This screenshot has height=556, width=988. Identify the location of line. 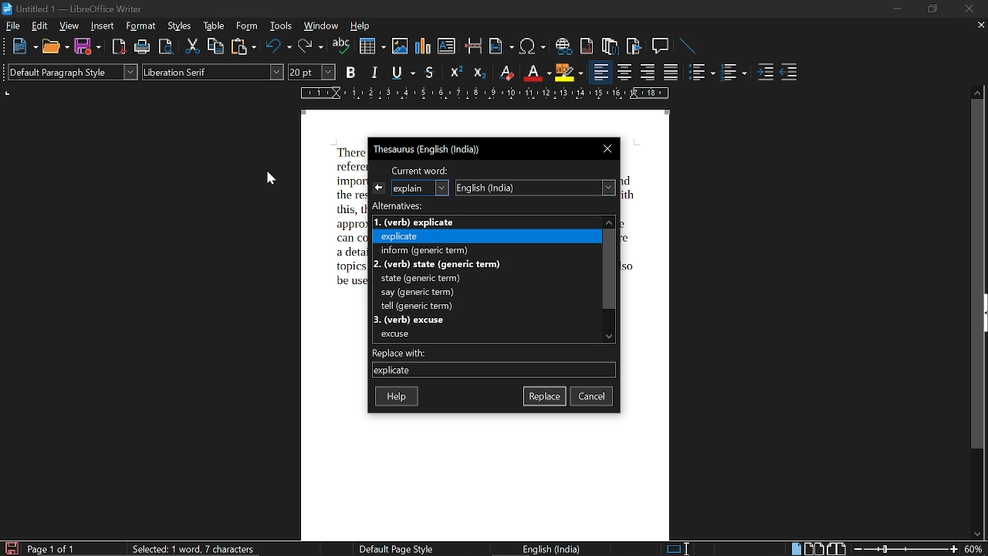
(687, 46).